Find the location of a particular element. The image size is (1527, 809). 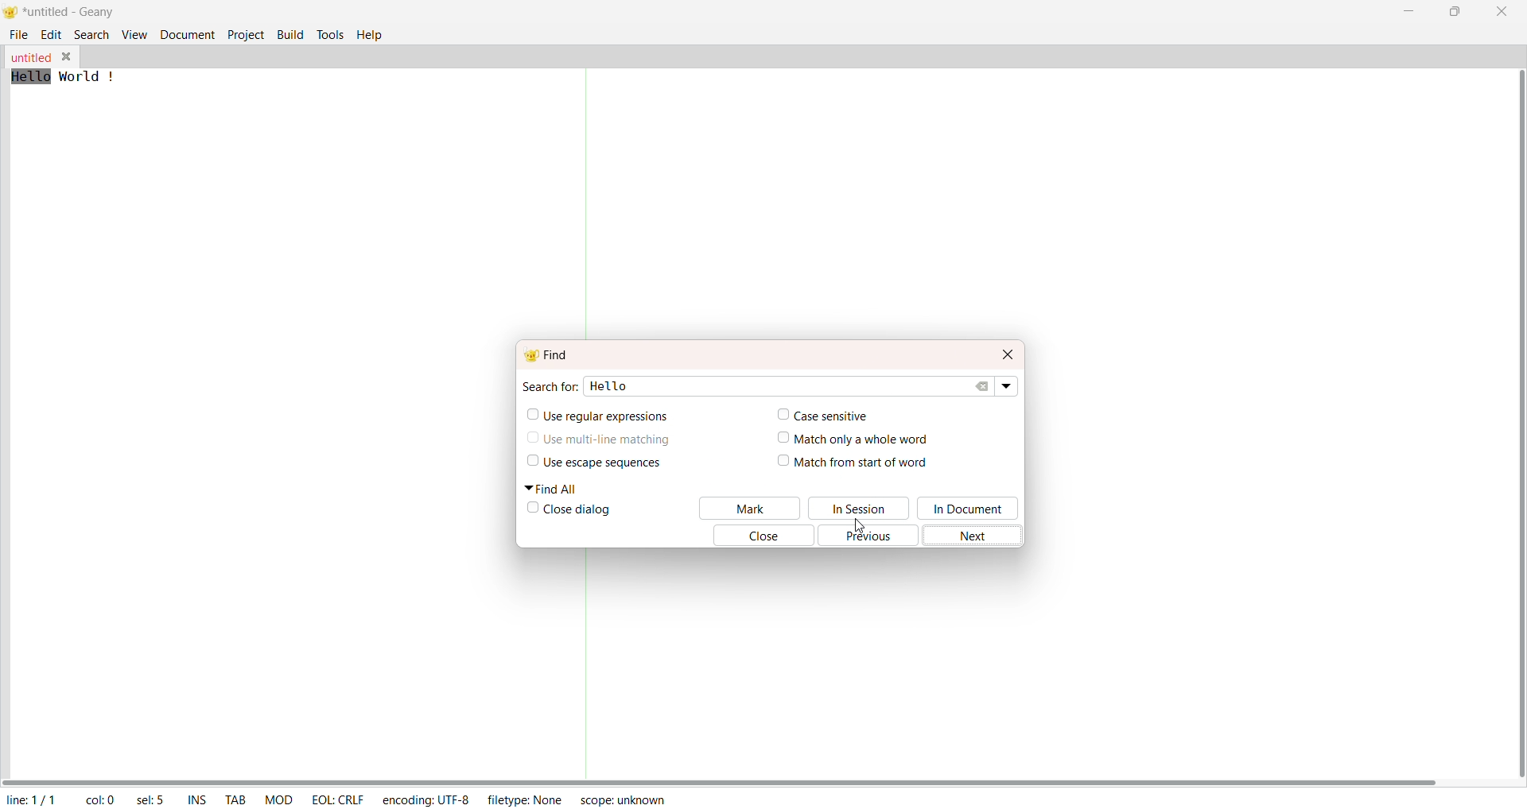

In Document is located at coordinates (971, 509).